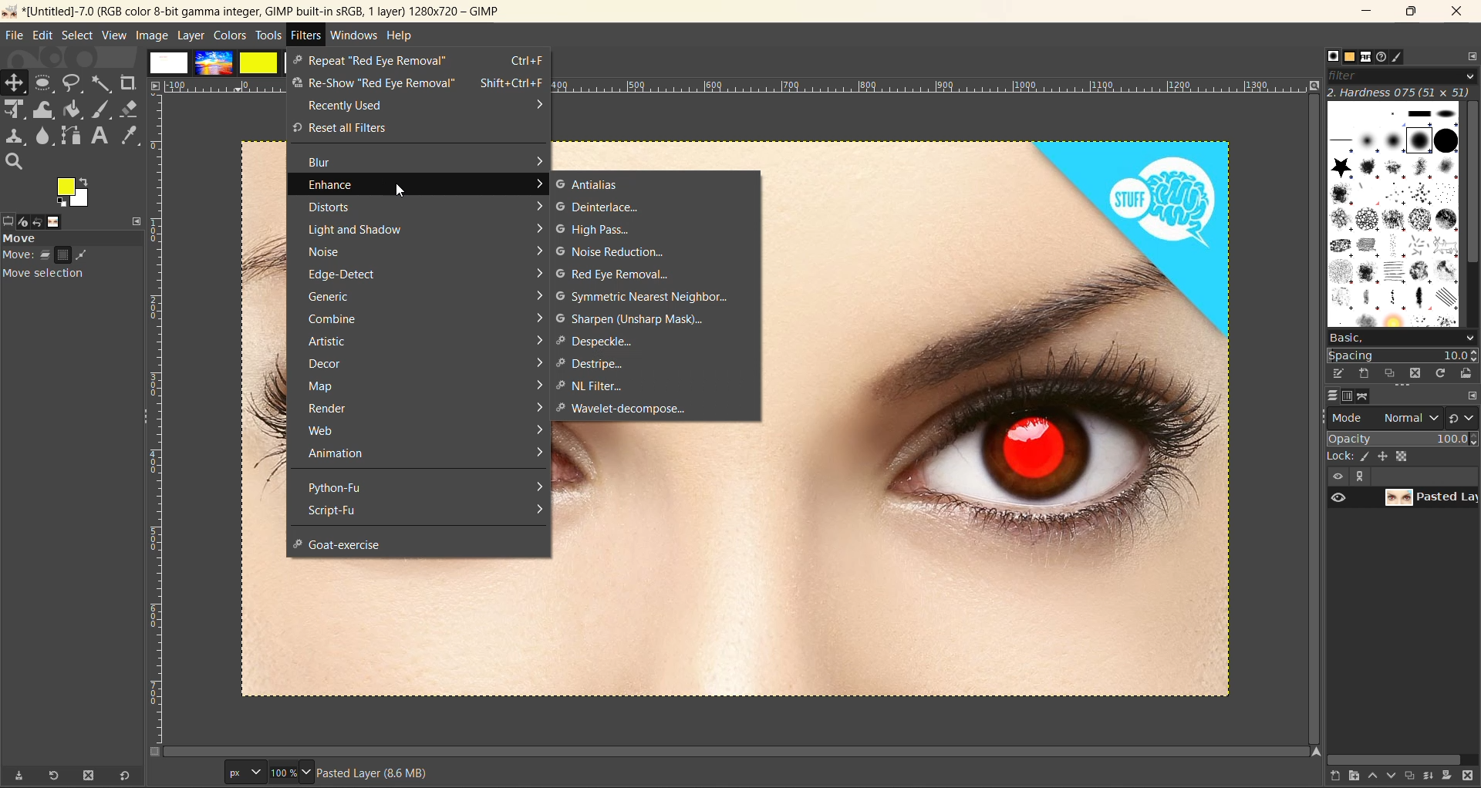  What do you see at coordinates (348, 545) in the screenshot?
I see `goat exercise` at bounding box center [348, 545].